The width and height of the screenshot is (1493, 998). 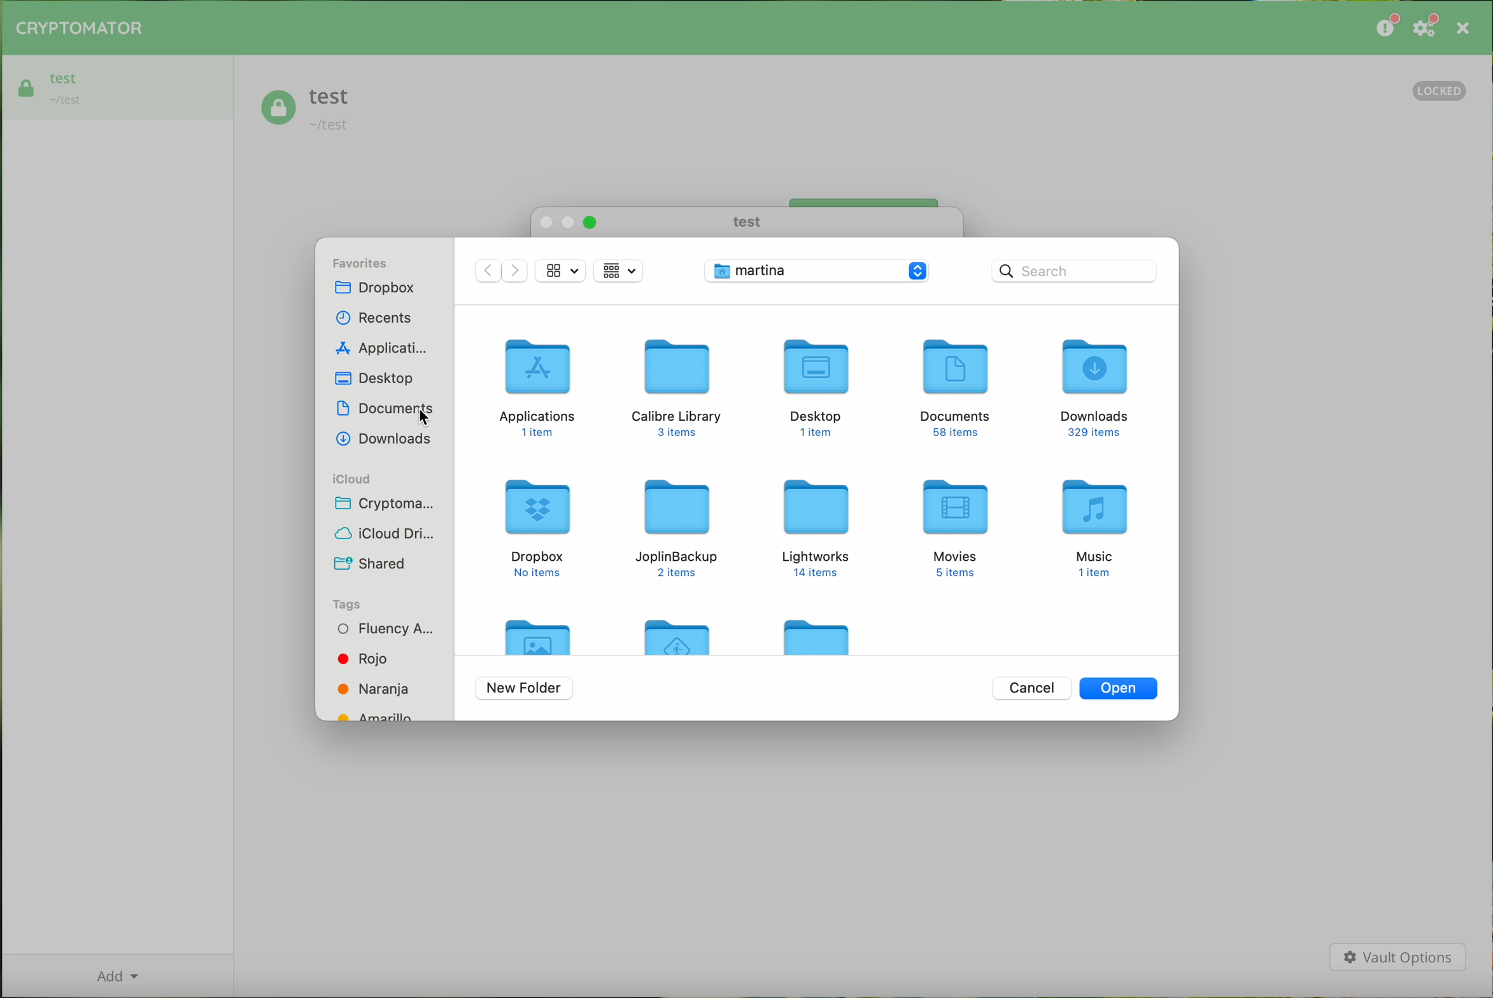 I want to click on dropbox, so click(x=539, y=528).